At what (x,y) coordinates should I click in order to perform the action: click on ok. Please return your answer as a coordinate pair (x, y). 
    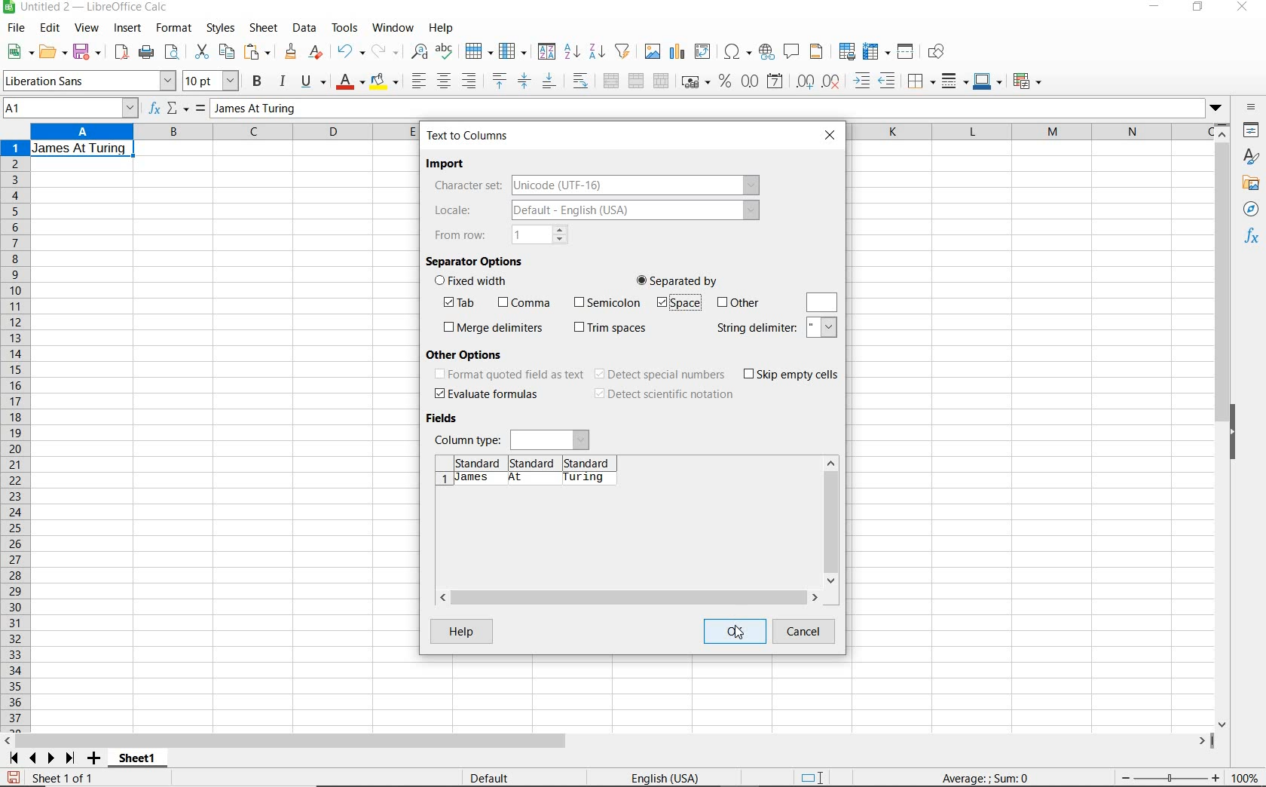
    Looking at the image, I should click on (733, 631).